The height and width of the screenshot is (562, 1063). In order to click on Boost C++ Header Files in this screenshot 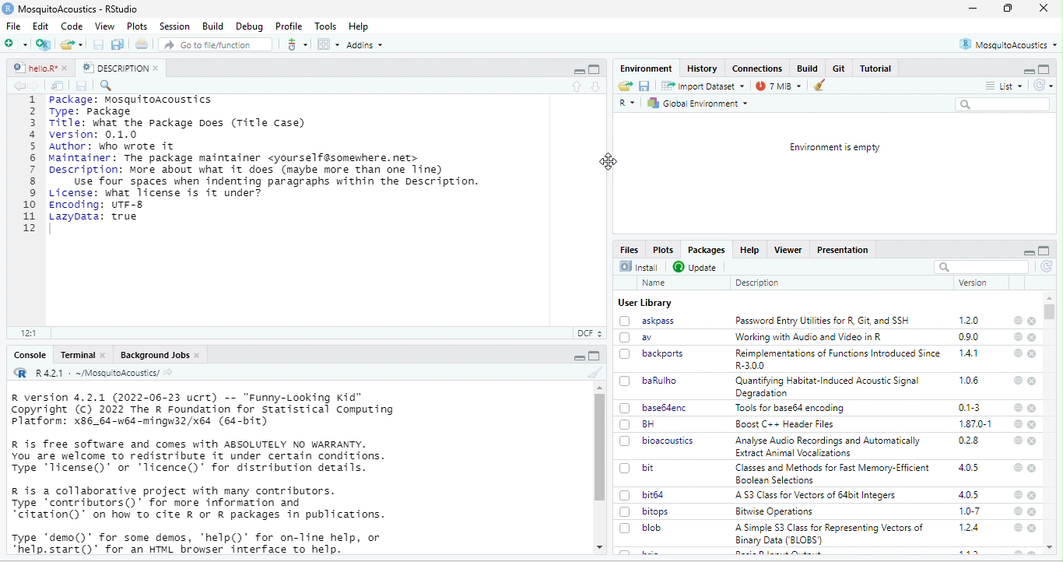, I will do `click(786, 424)`.